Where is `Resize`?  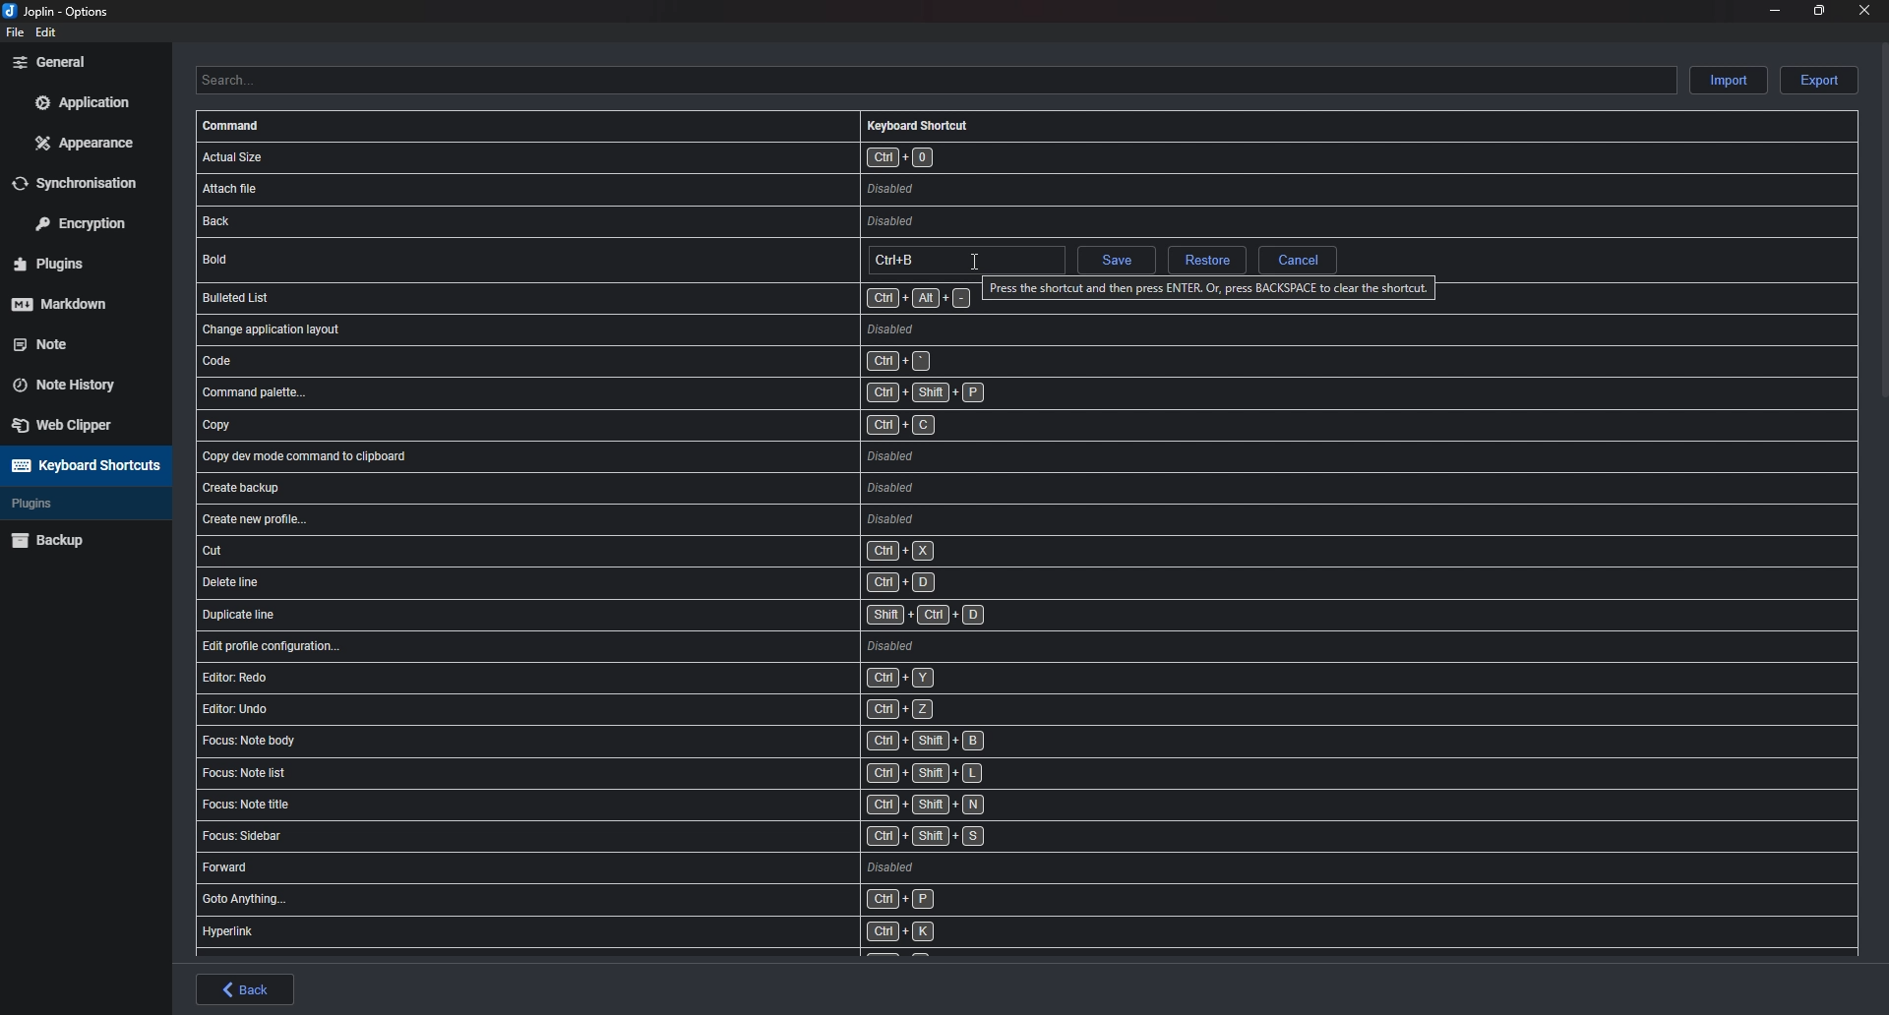 Resize is located at coordinates (1819, 10).